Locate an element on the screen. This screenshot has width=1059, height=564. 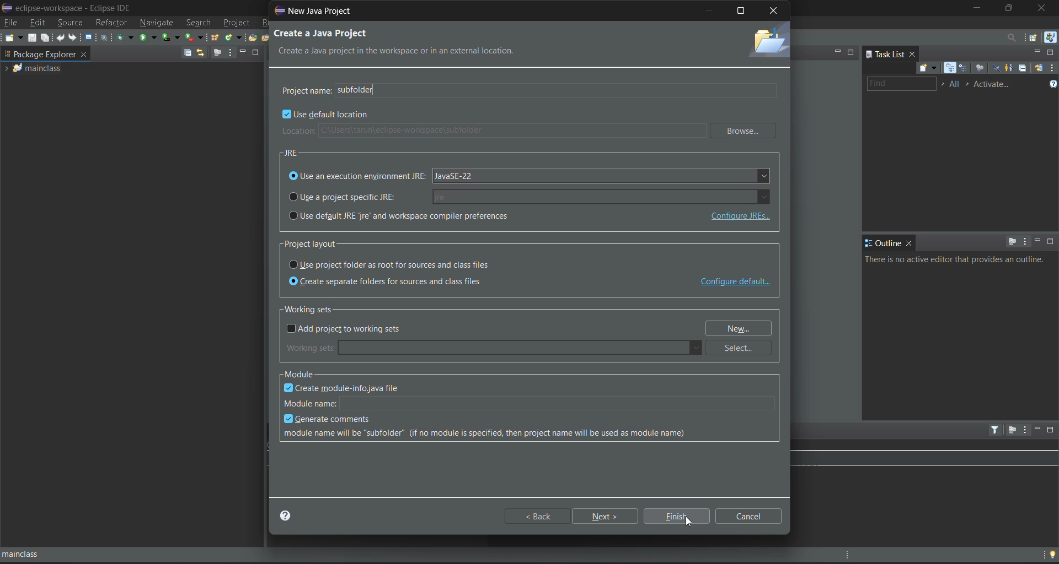
undo is located at coordinates (62, 37).